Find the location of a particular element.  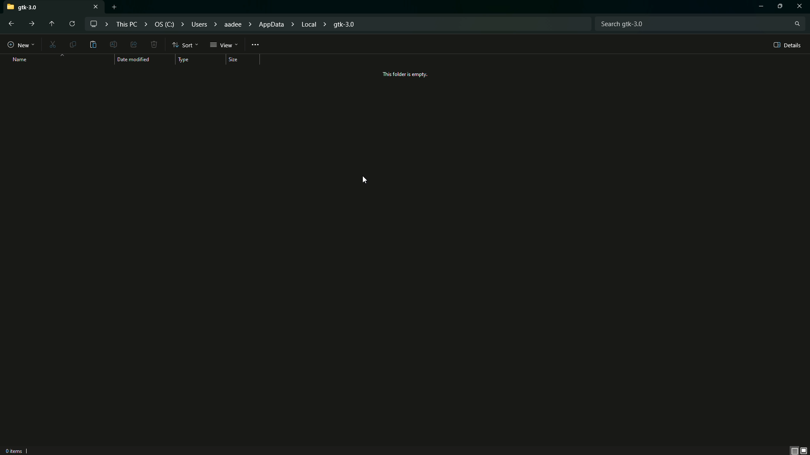

Delete is located at coordinates (154, 45).